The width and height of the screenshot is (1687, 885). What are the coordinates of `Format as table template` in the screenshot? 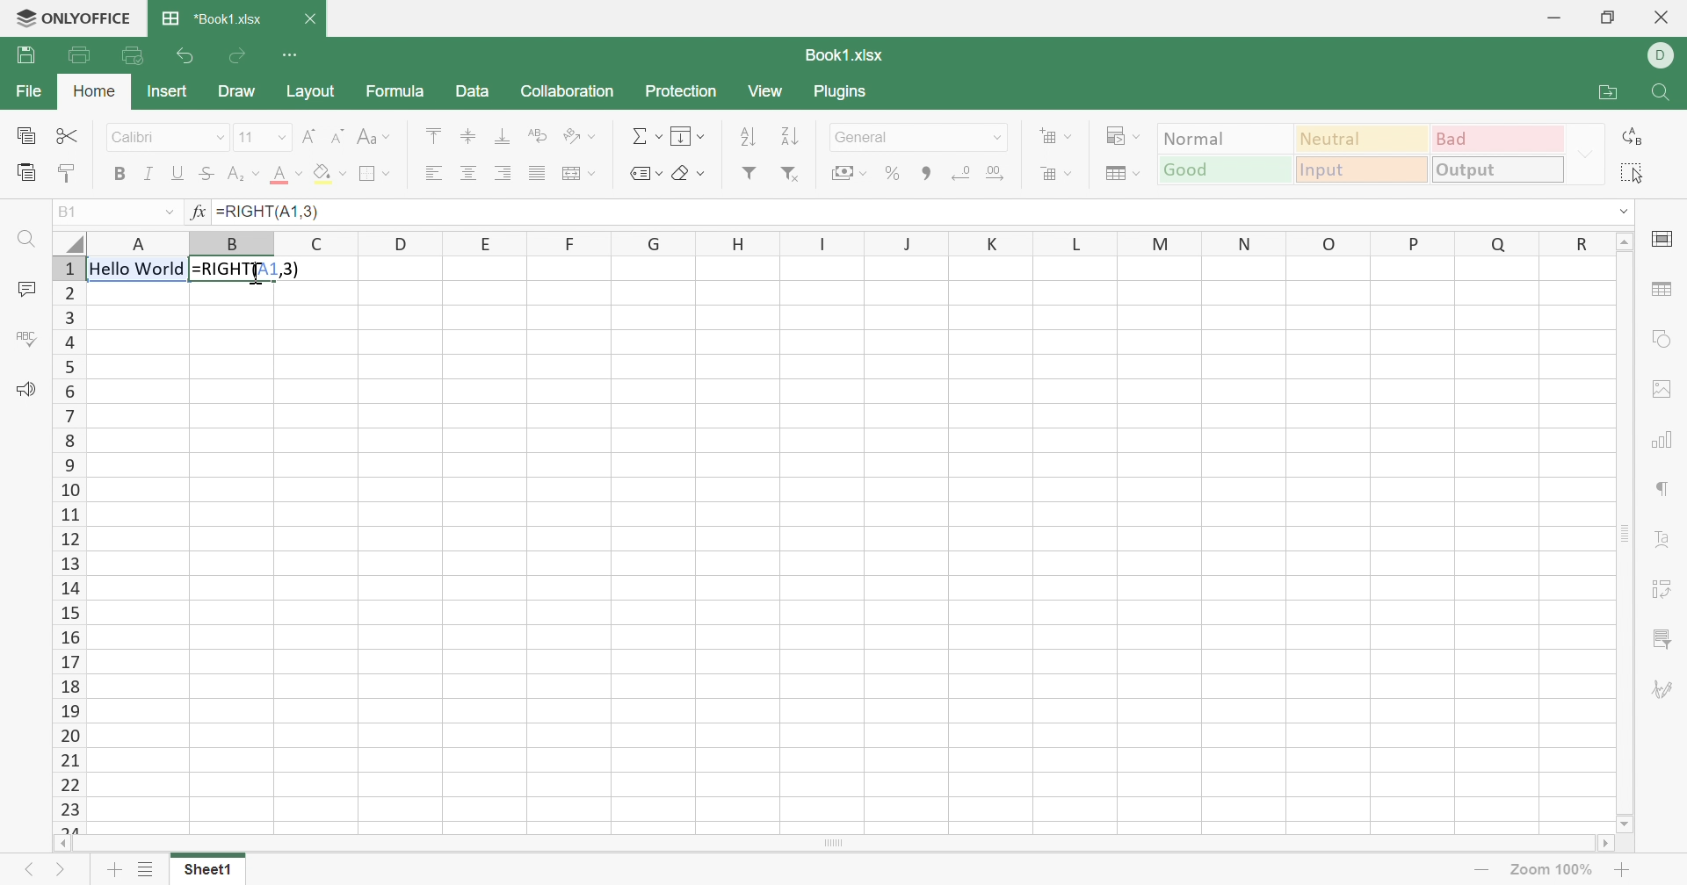 It's located at (1126, 173).